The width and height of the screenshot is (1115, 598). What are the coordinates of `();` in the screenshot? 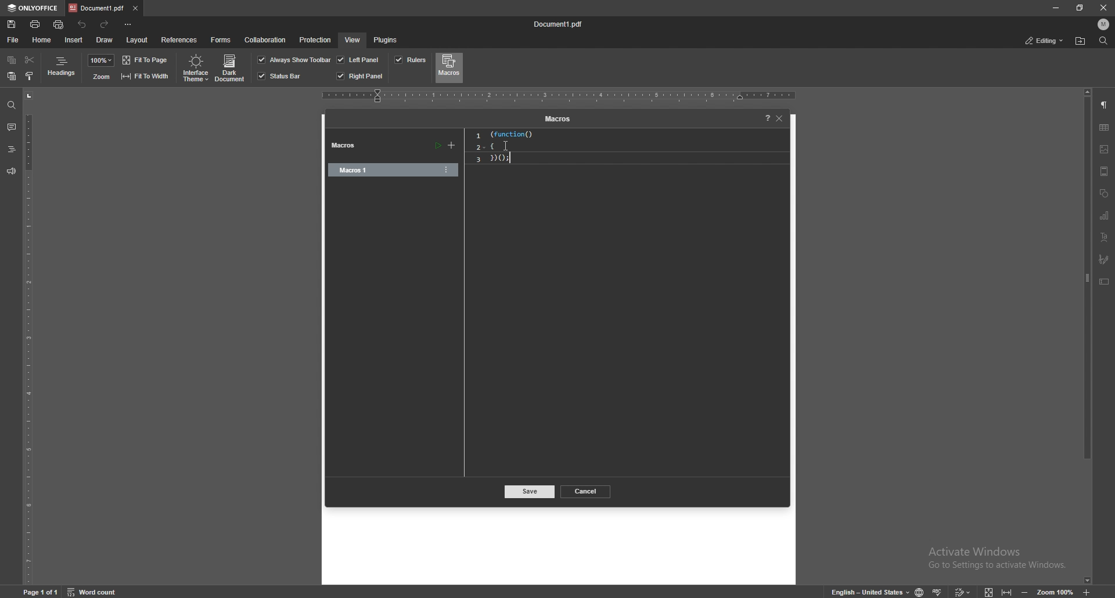 It's located at (507, 159).